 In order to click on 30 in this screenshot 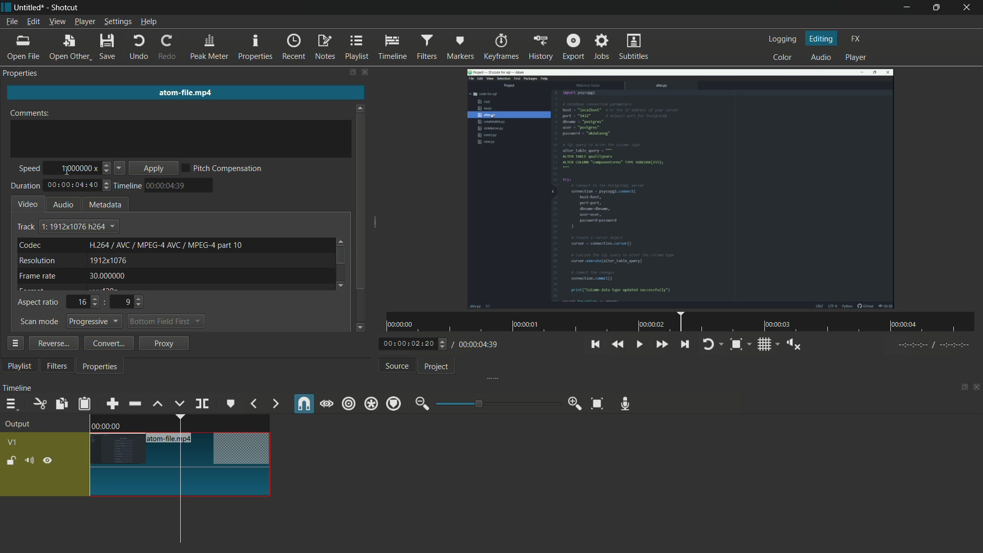, I will do `click(106, 275)`.